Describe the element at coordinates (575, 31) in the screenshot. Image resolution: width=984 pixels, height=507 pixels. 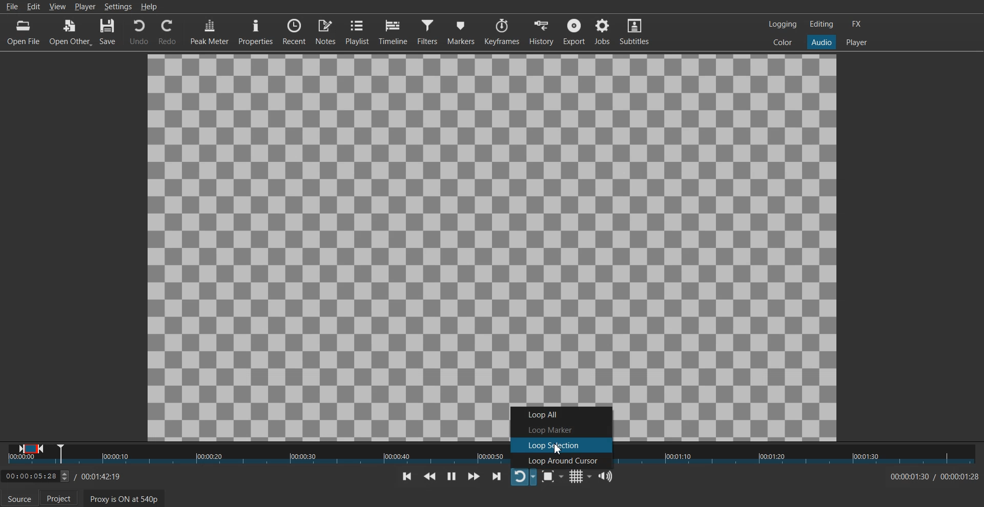
I see `Export` at that location.